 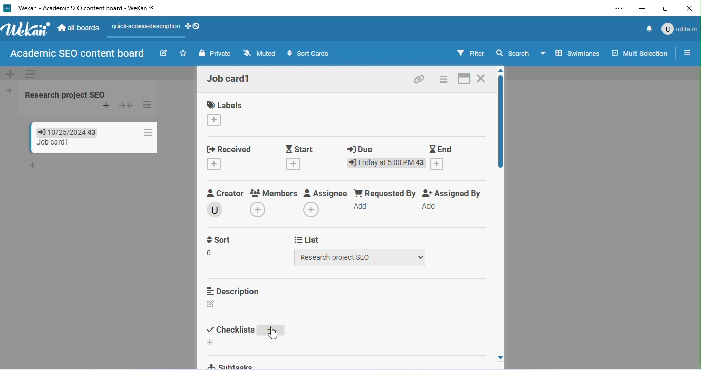 I want to click on title, so click(x=82, y=9).